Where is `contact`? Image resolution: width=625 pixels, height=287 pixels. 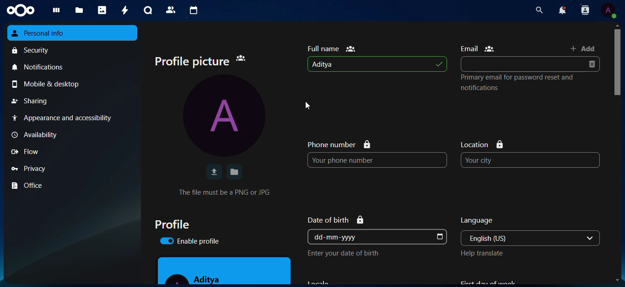 contact is located at coordinates (585, 10).